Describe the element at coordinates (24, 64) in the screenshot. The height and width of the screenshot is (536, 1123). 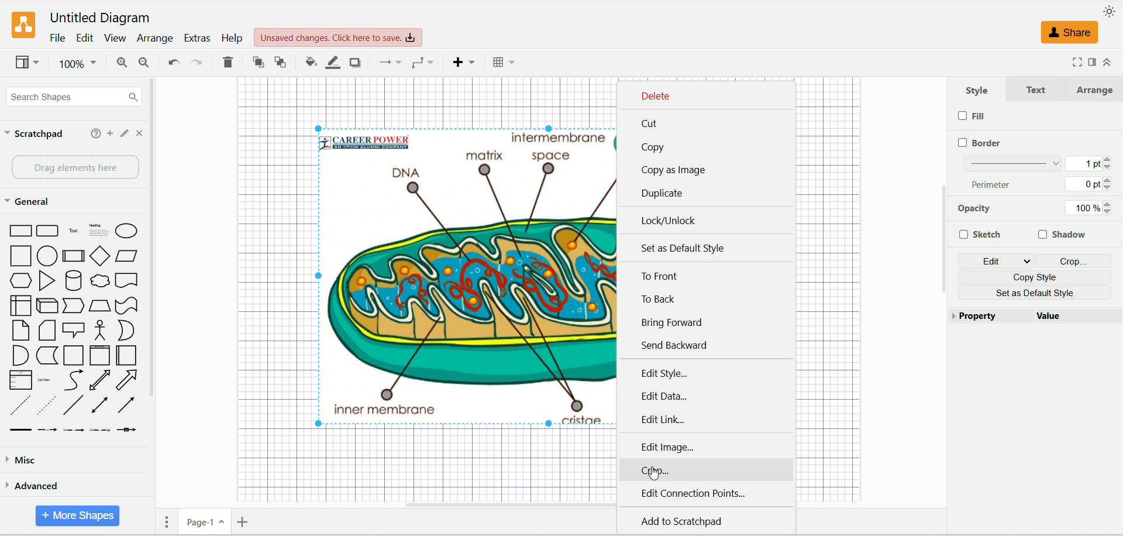
I see `view` at that location.